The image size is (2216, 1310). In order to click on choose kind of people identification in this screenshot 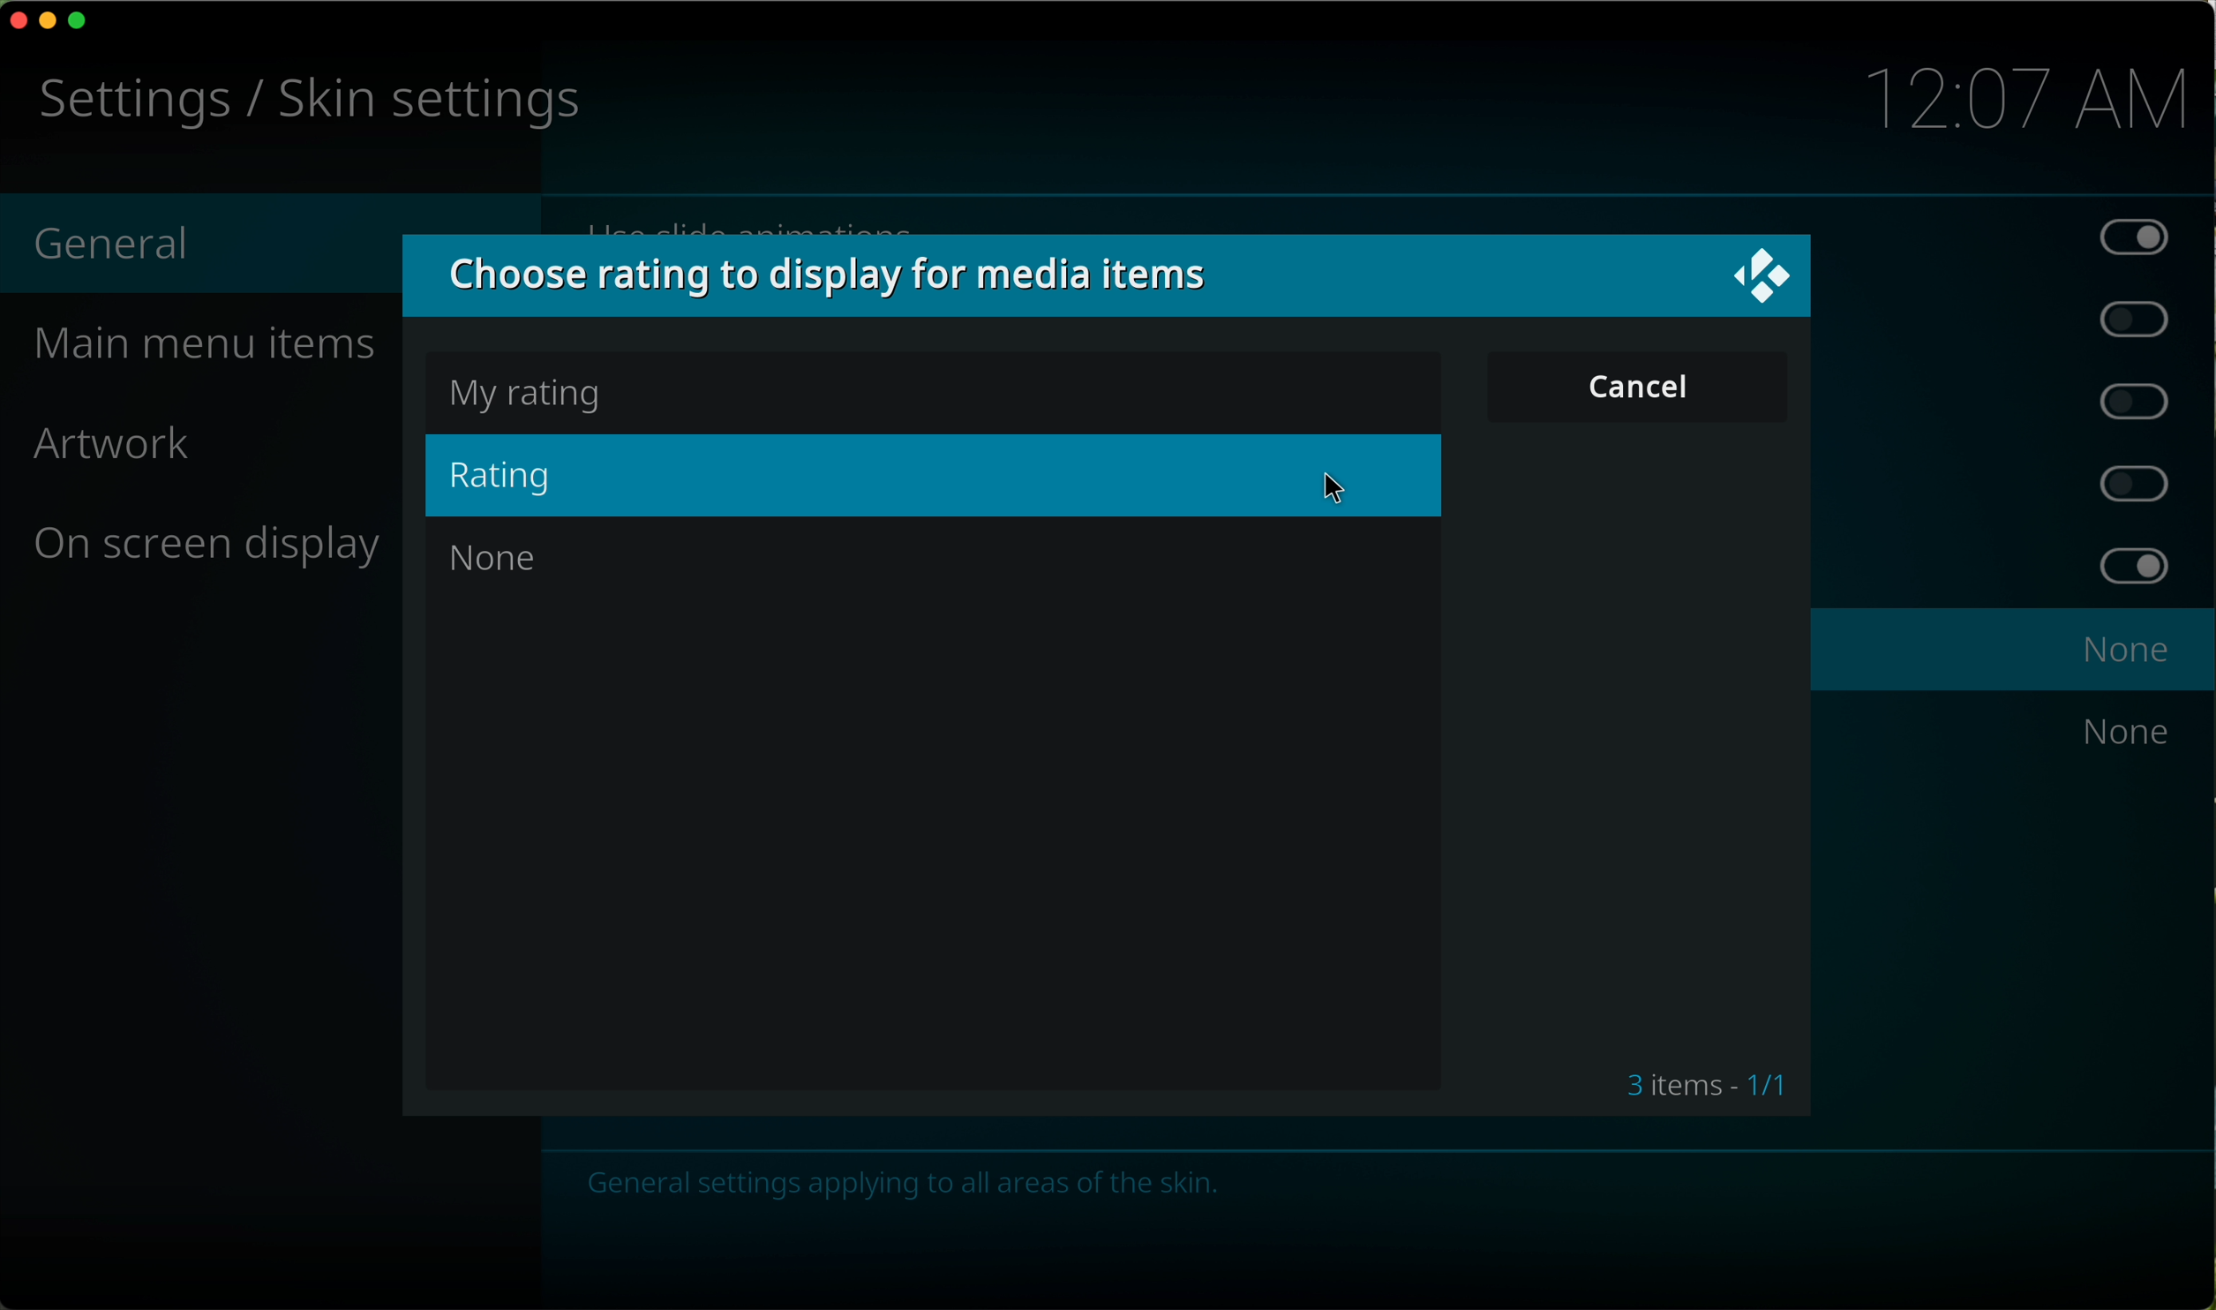, I will do `click(2014, 650)`.